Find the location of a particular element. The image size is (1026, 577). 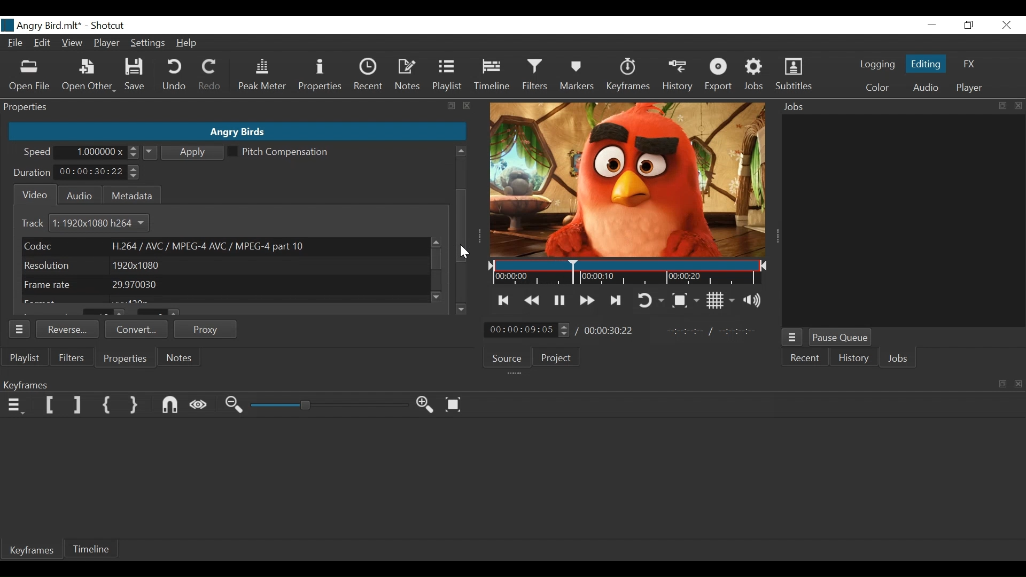

Toggle display grid on player is located at coordinates (720, 301).